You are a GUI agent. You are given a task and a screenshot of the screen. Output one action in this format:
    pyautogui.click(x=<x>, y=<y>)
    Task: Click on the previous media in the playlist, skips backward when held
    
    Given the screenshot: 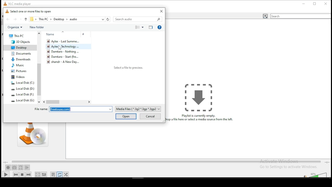 What is the action you would take?
    pyautogui.click(x=16, y=174)
    